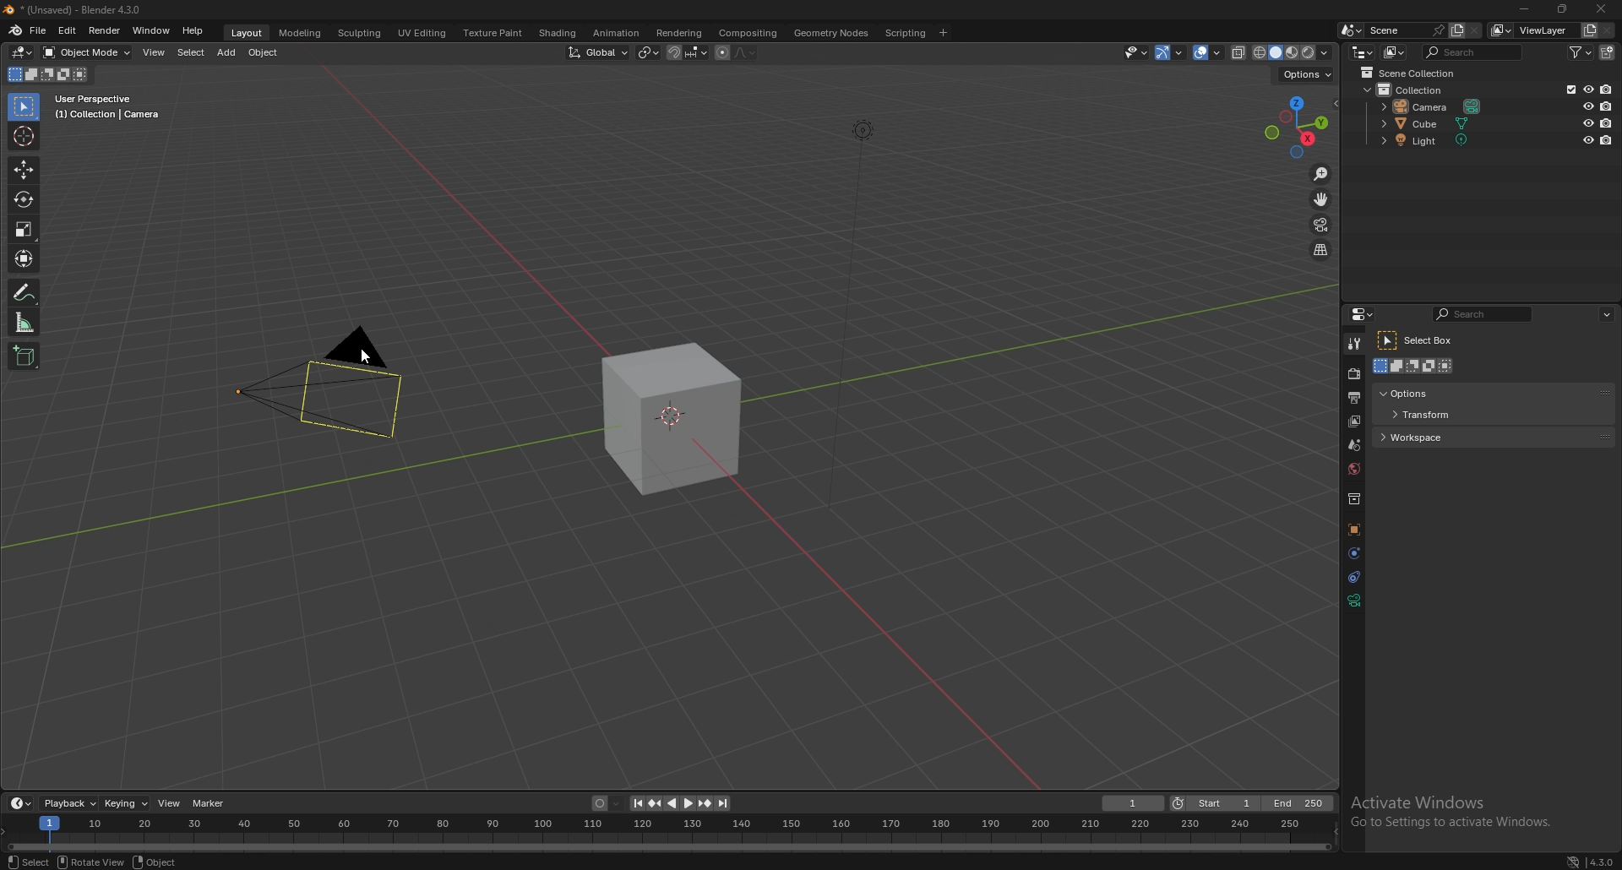 This screenshot has width=1622, height=870. What do you see at coordinates (1320, 173) in the screenshot?
I see `zoom` at bounding box center [1320, 173].